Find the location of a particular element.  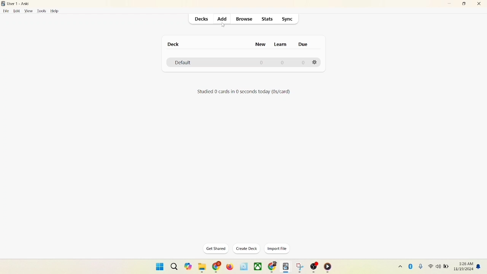

help is located at coordinates (55, 11).